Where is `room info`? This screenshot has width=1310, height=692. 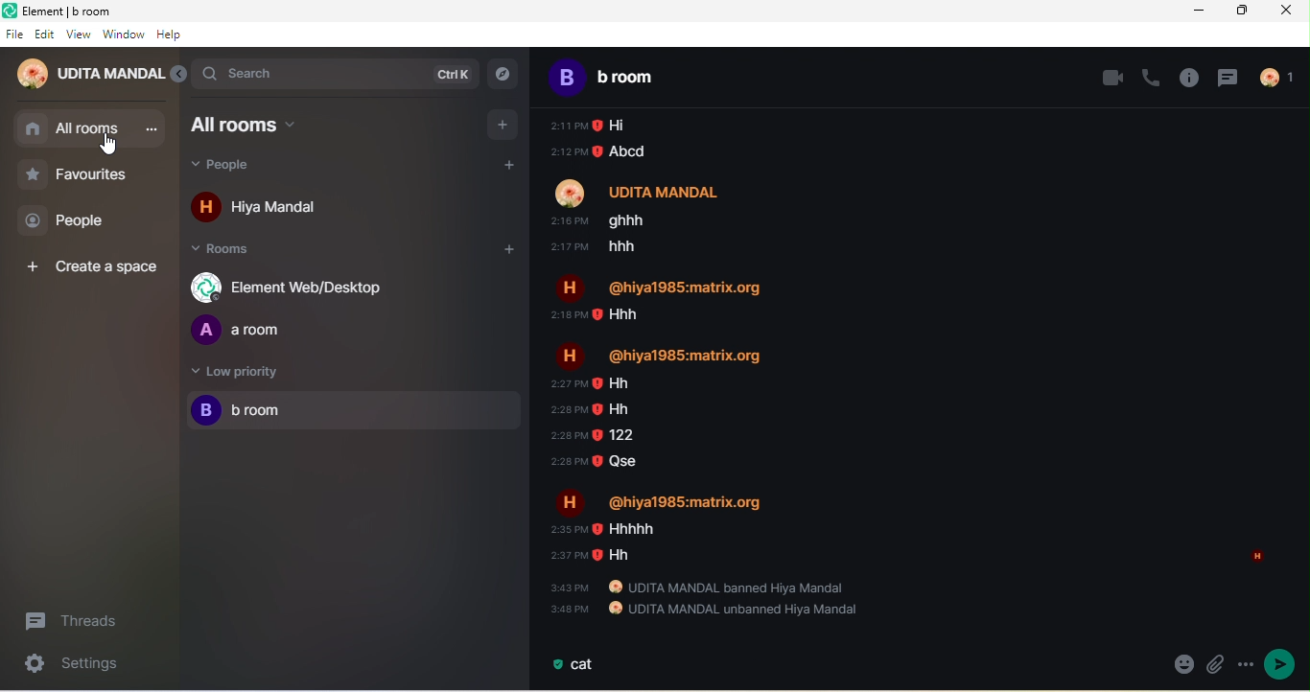 room info is located at coordinates (1190, 78).